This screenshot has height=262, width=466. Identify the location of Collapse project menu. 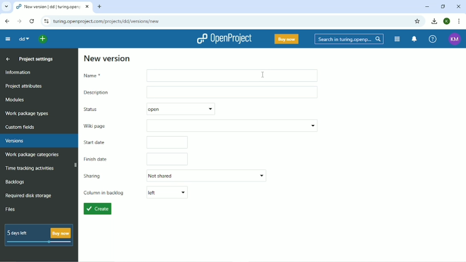
(8, 39).